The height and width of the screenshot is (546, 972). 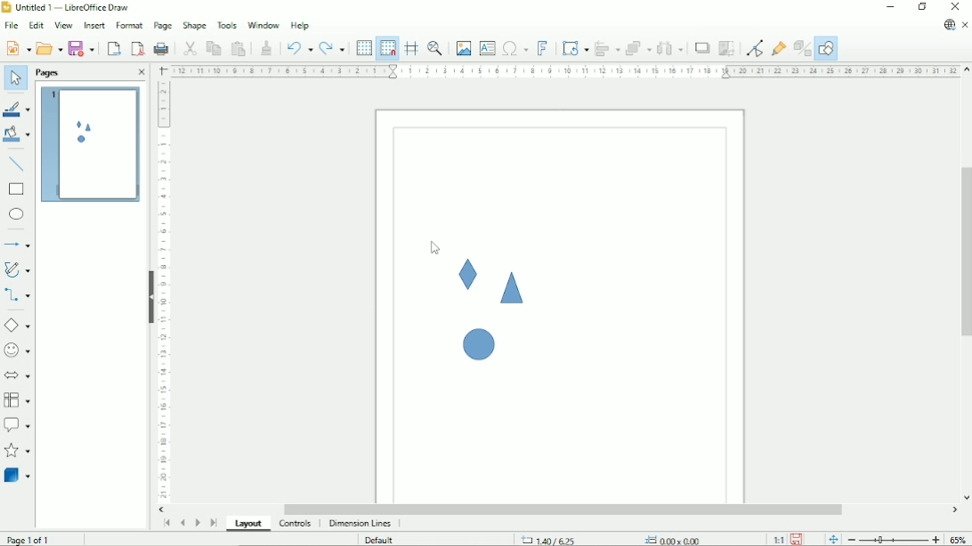 I want to click on Select, so click(x=15, y=79).